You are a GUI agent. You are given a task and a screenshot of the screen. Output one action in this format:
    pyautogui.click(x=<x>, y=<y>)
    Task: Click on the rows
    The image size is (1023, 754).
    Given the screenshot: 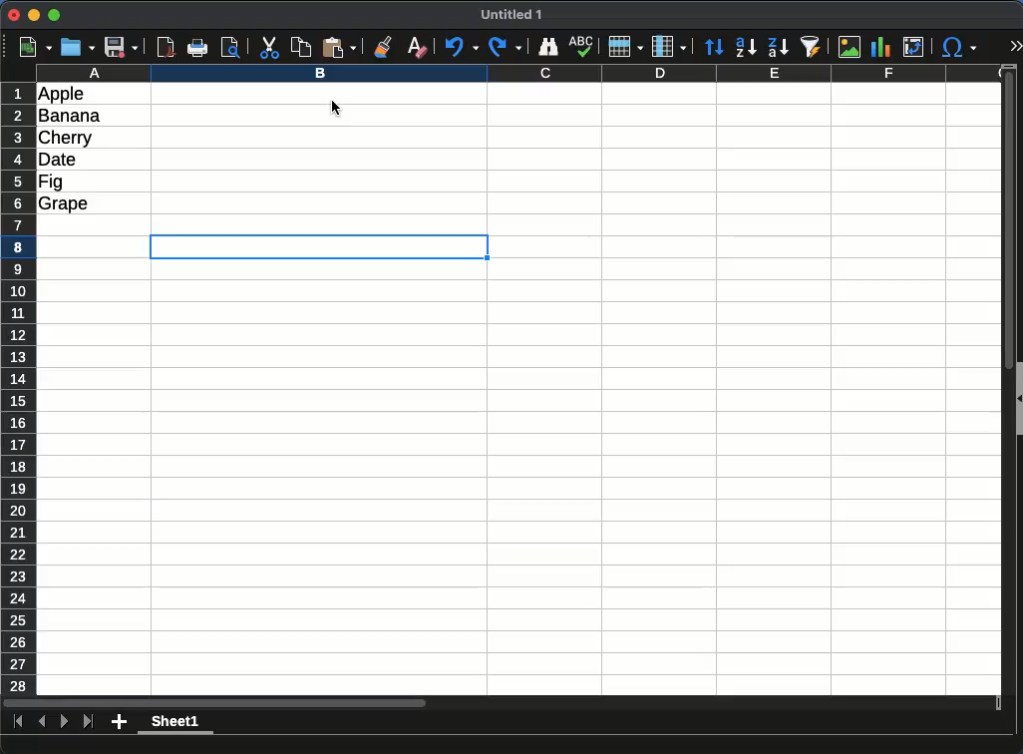 What is the action you would take?
    pyautogui.click(x=19, y=389)
    